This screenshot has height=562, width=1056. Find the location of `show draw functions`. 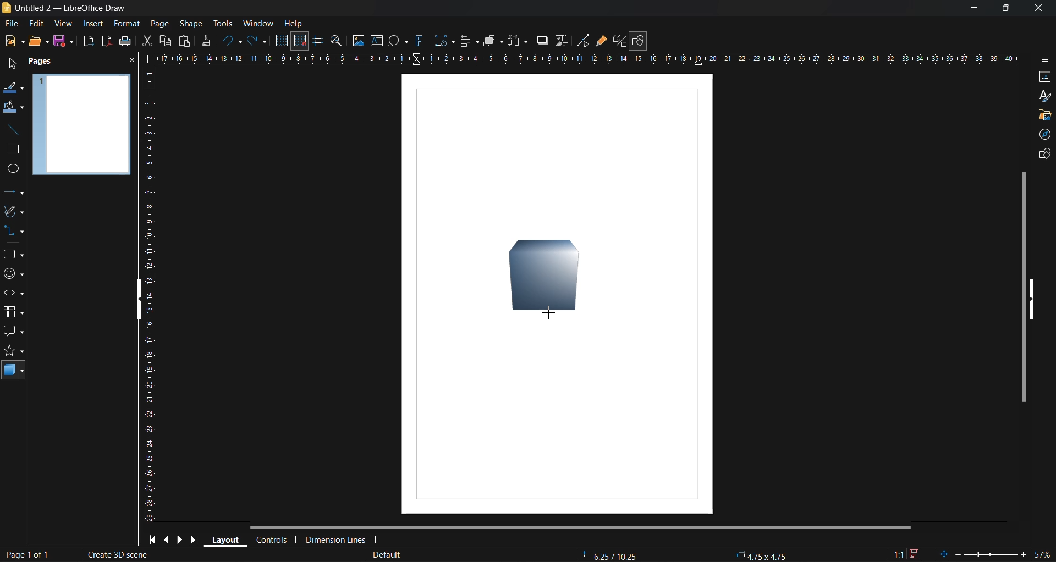

show draw functions is located at coordinates (641, 41).